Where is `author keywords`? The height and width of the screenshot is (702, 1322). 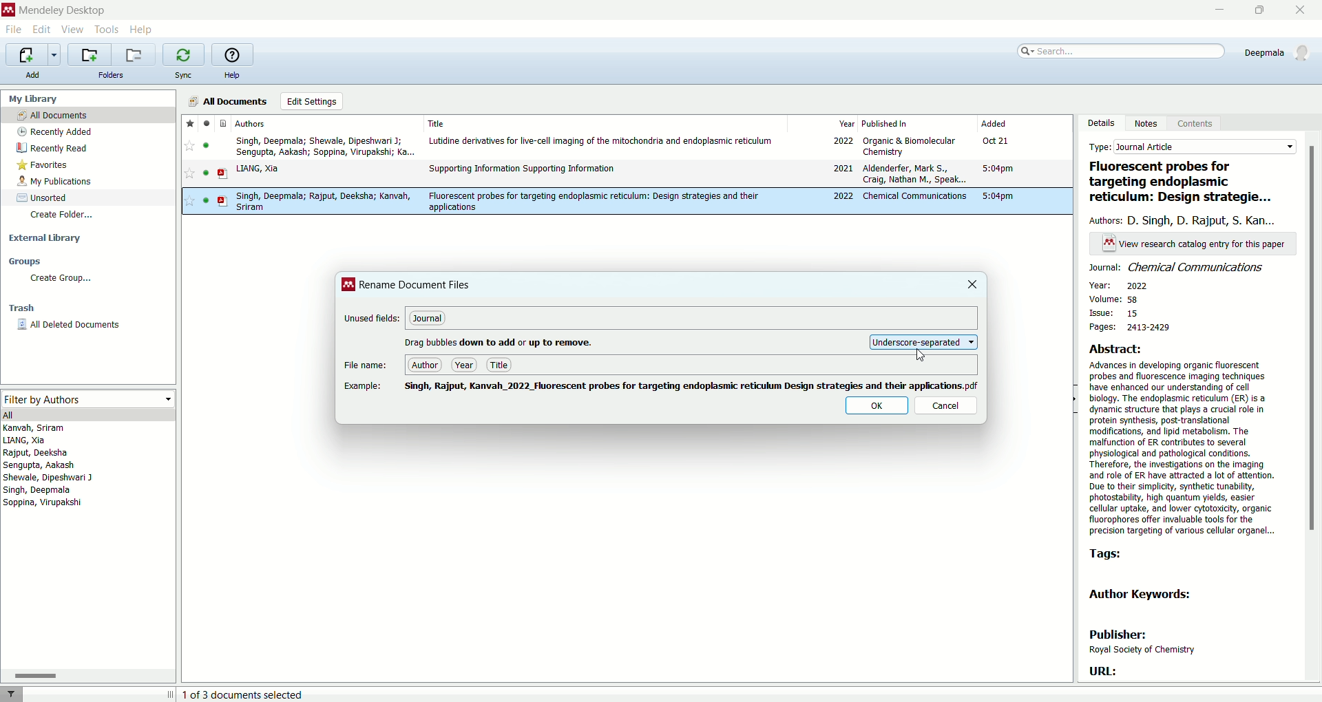 author keywords is located at coordinates (1141, 595).